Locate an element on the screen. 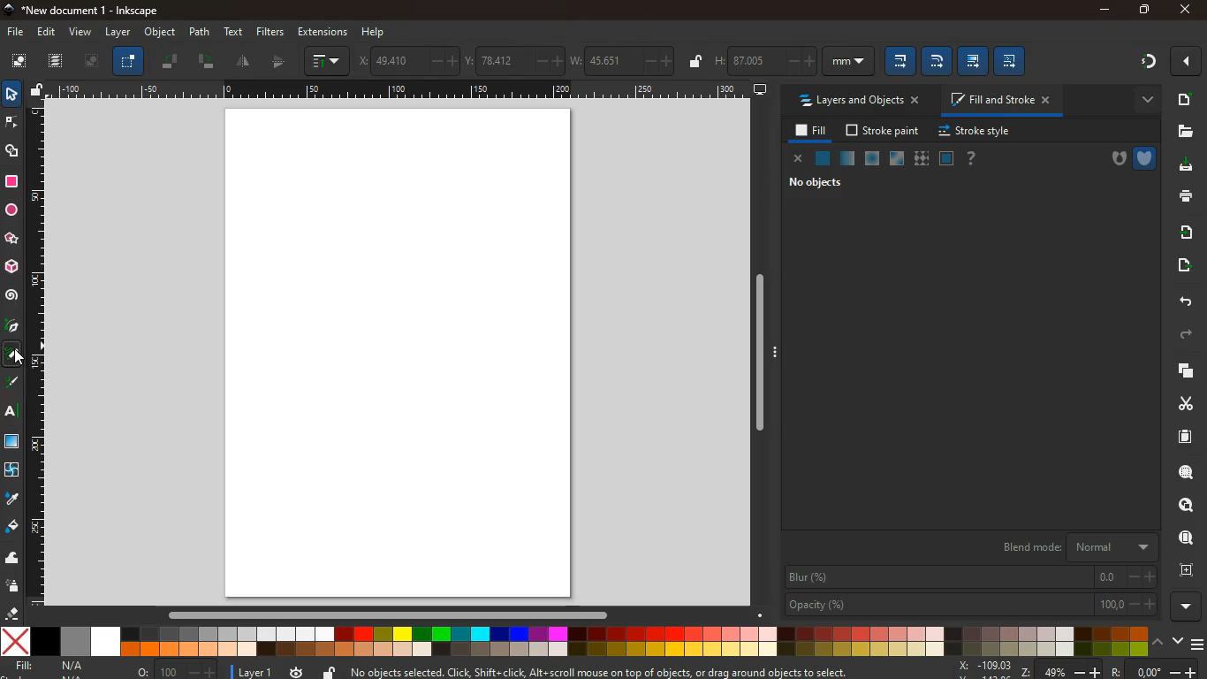  spray is located at coordinates (13, 587).